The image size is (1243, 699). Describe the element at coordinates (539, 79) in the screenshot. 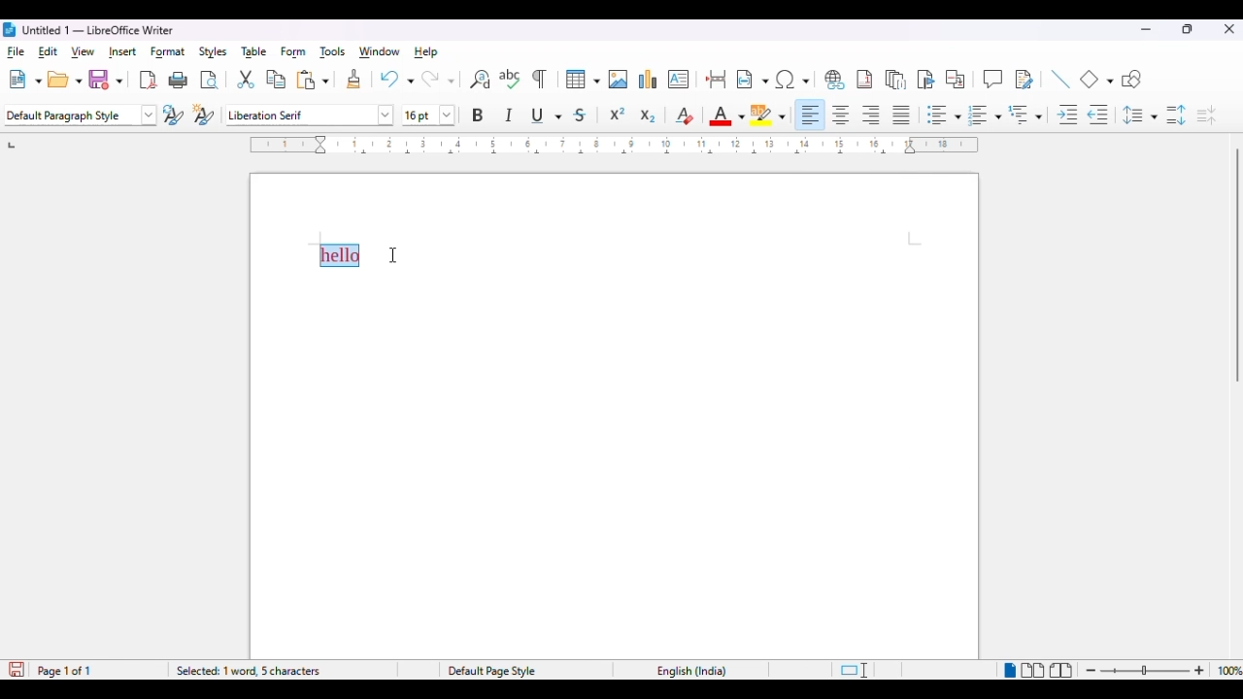

I see `toggle formatting marks` at that location.